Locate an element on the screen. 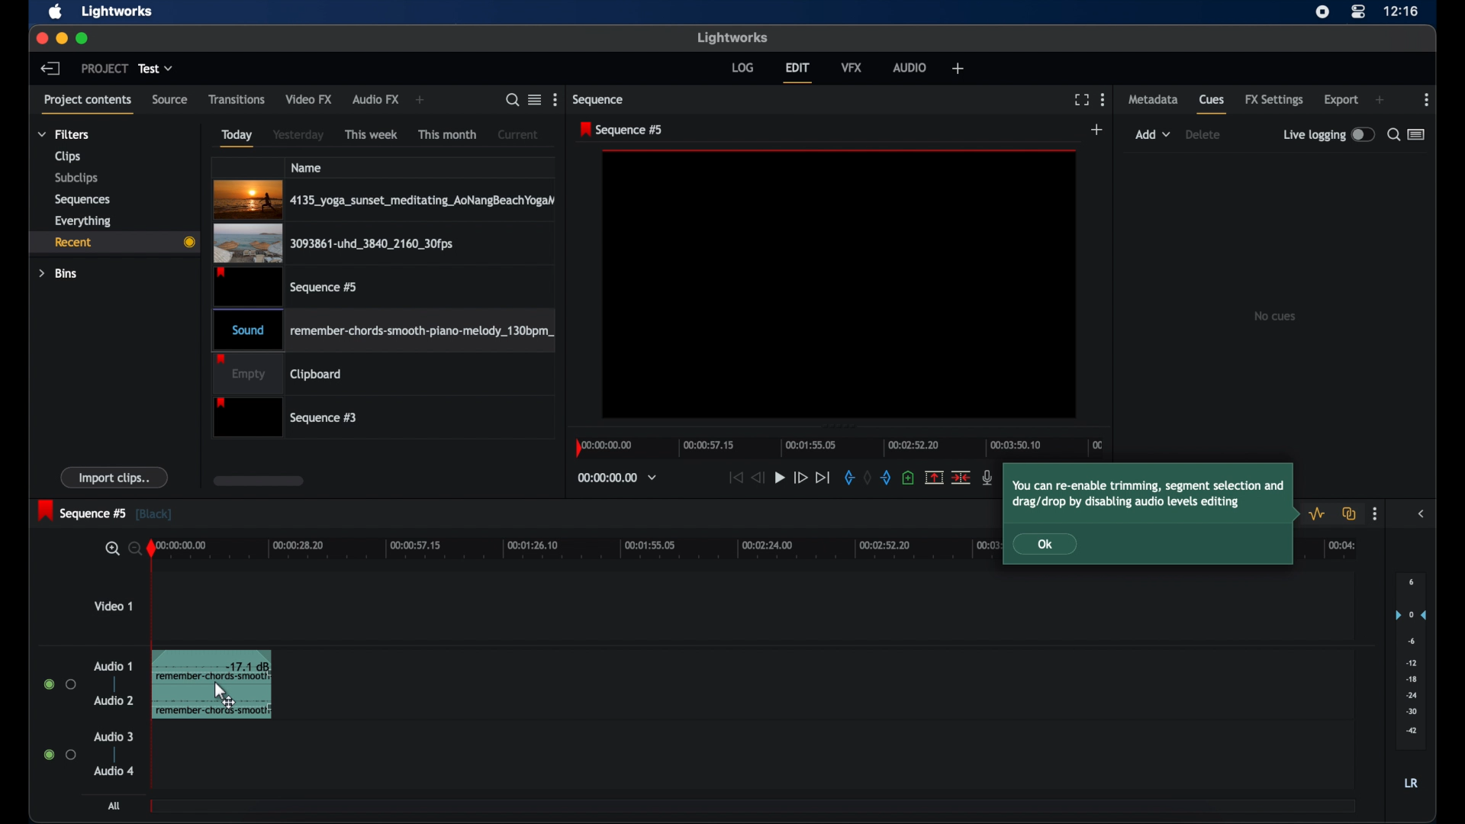 This screenshot has height=824, width=1465. live logging is located at coordinates (1328, 135).